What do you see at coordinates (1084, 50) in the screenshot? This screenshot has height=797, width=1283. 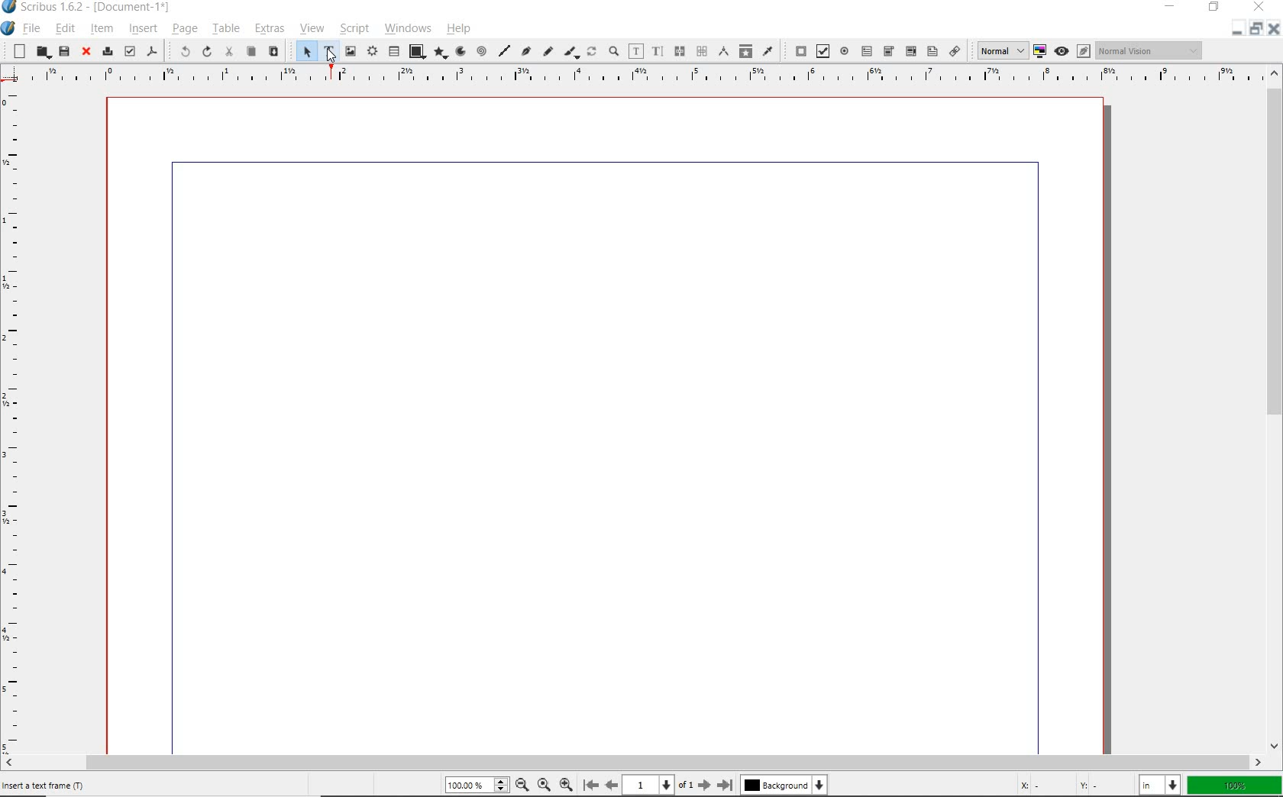 I see `Edit in preview mode` at bounding box center [1084, 50].